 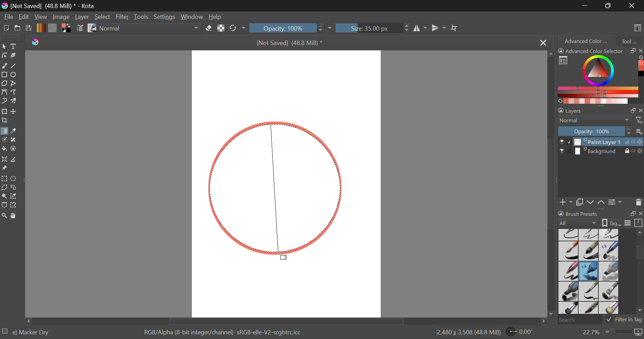 What do you see at coordinates (6, 29) in the screenshot?
I see `New` at bounding box center [6, 29].